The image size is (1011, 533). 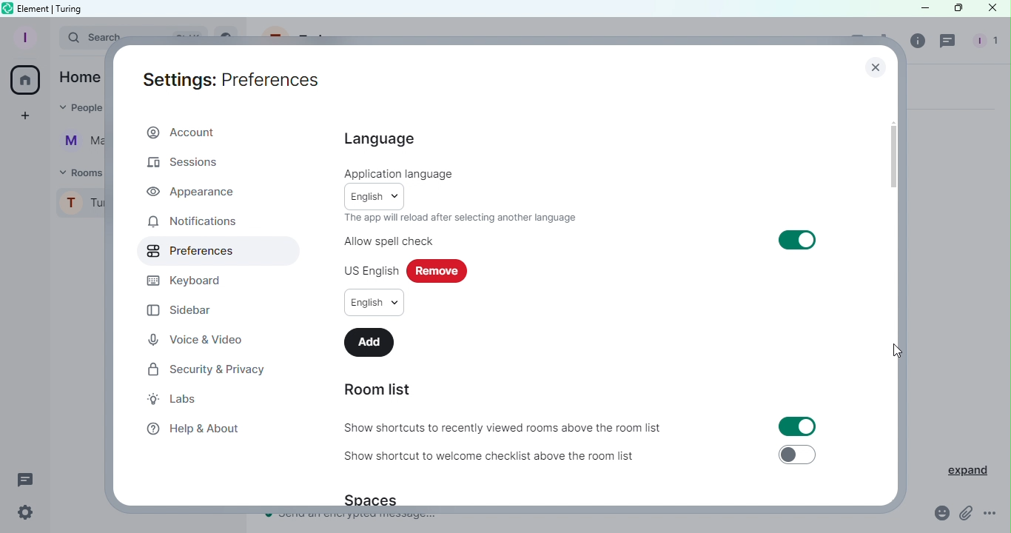 I want to click on Element icon, so click(x=7, y=8).